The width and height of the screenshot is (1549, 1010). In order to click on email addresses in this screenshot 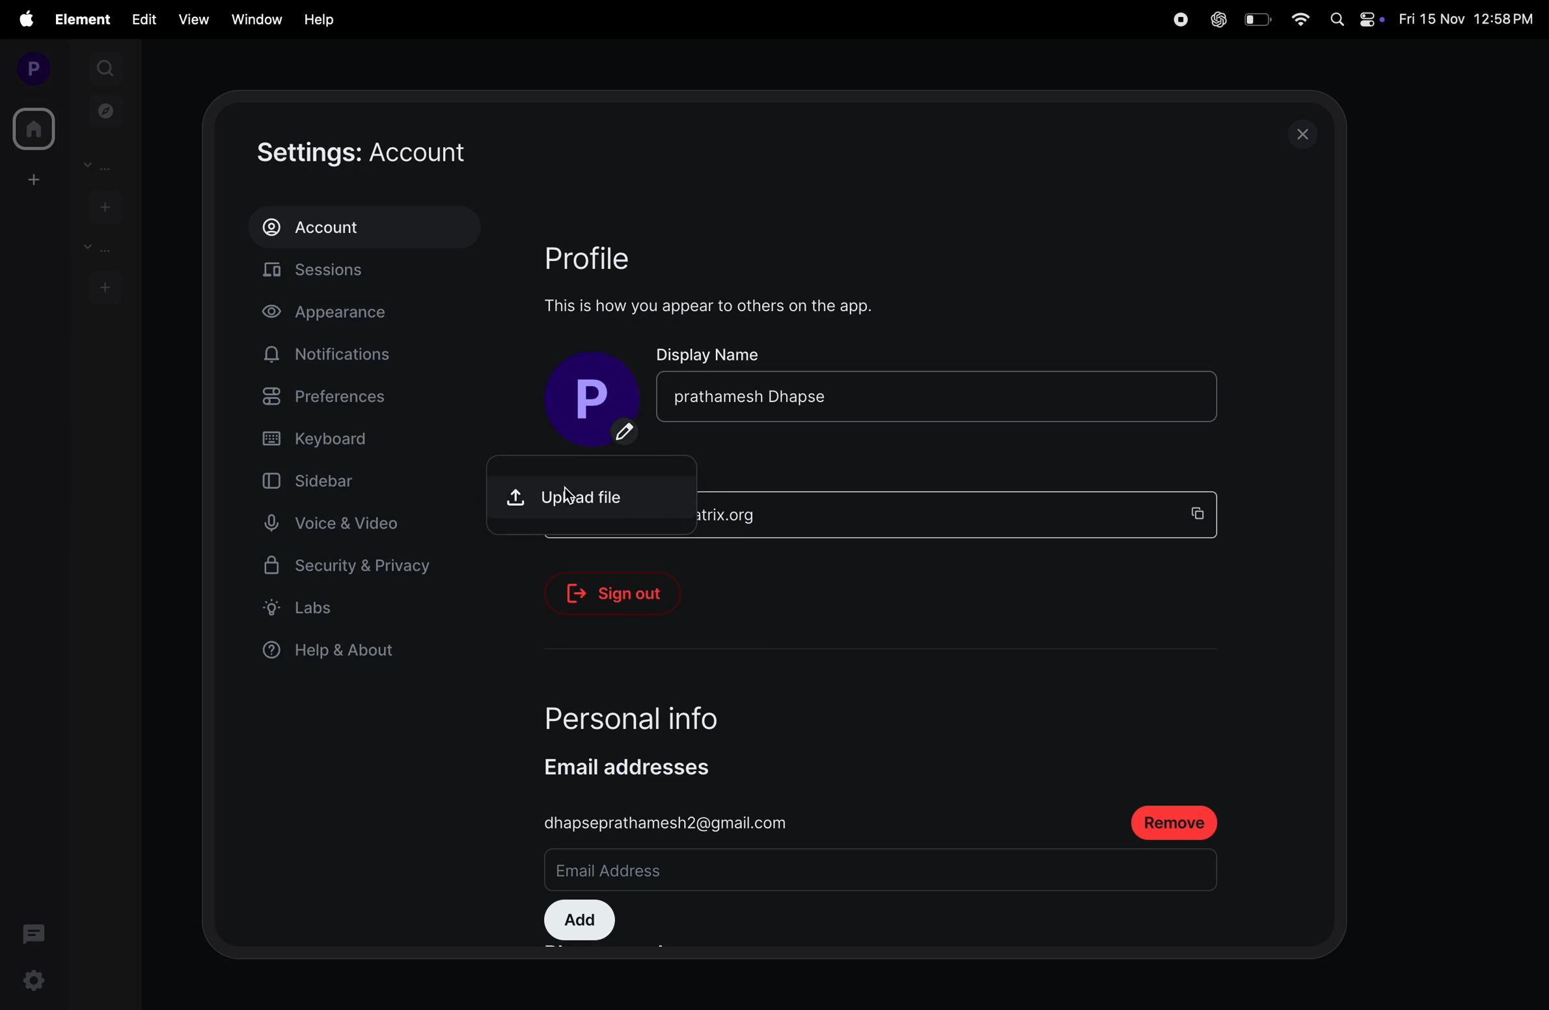, I will do `click(641, 767)`.